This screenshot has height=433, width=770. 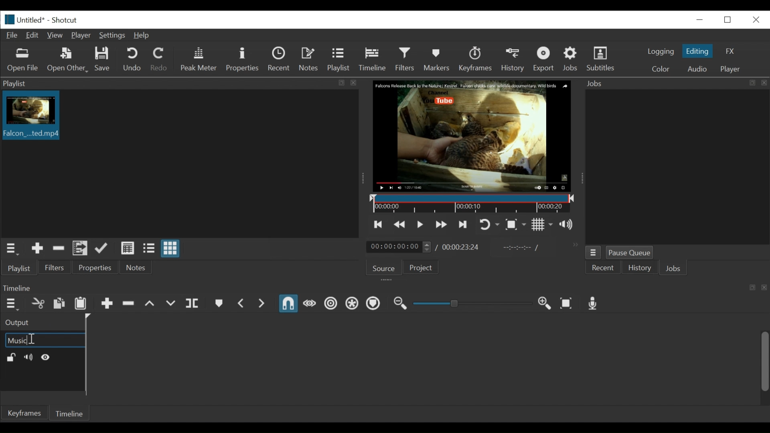 I want to click on Playlist, so click(x=340, y=61).